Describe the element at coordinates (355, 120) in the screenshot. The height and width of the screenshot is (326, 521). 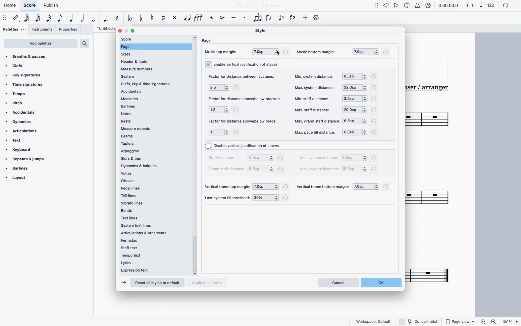
I see `options` at that location.